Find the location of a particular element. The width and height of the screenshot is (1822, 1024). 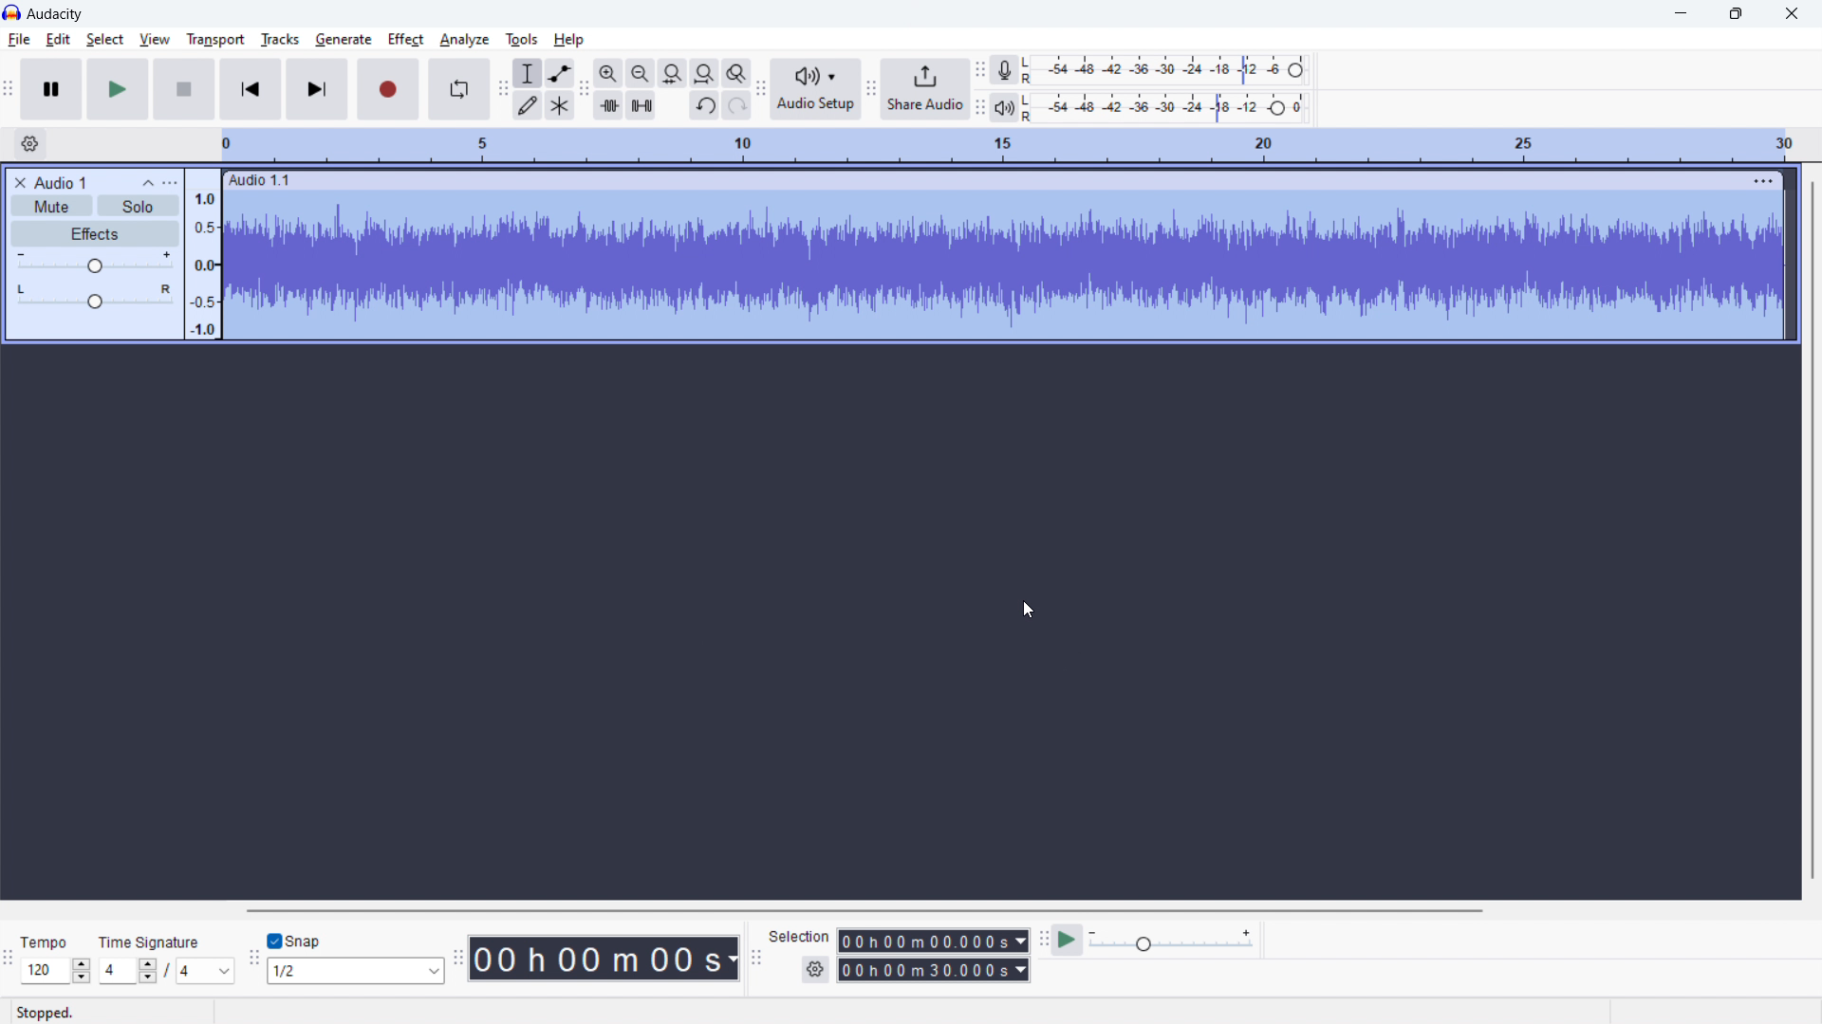

Cursor on generate is located at coordinates (344, 42).